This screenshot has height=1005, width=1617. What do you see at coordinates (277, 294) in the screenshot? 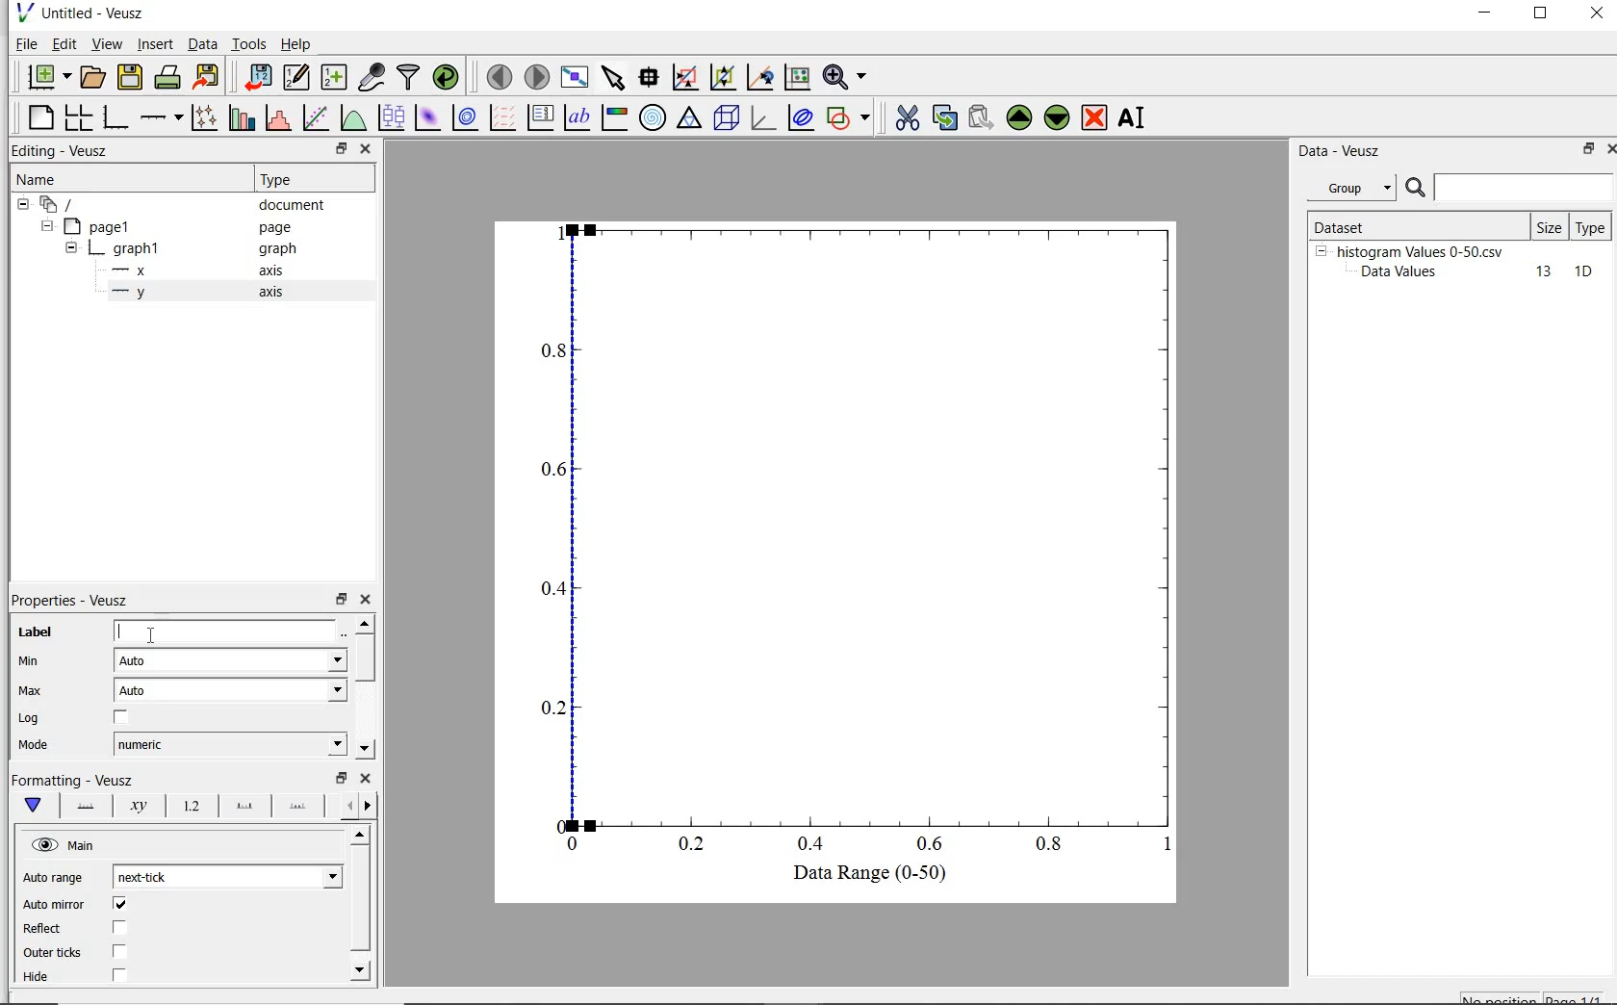
I see `axis` at bounding box center [277, 294].